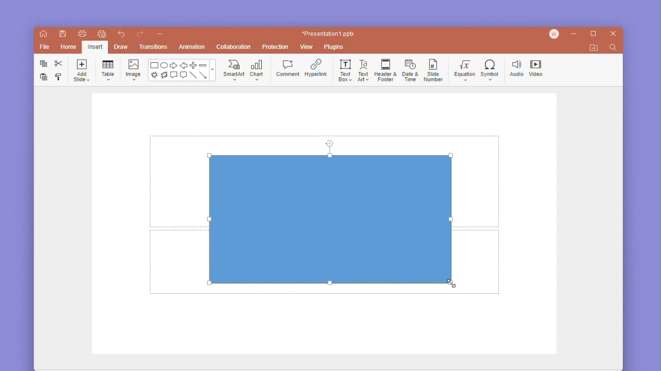 Image resolution: width=661 pixels, height=371 pixels. What do you see at coordinates (58, 77) in the screenshot?
I see `format painter` at bounding box center [58, 77].